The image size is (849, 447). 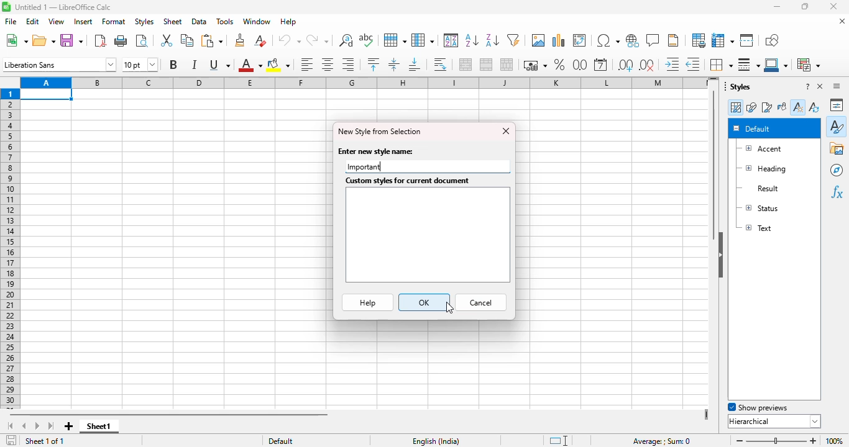 What do you see at coordinates (60, 65) in the screenshot?
I see `font name` at bounding box center [60, 65].